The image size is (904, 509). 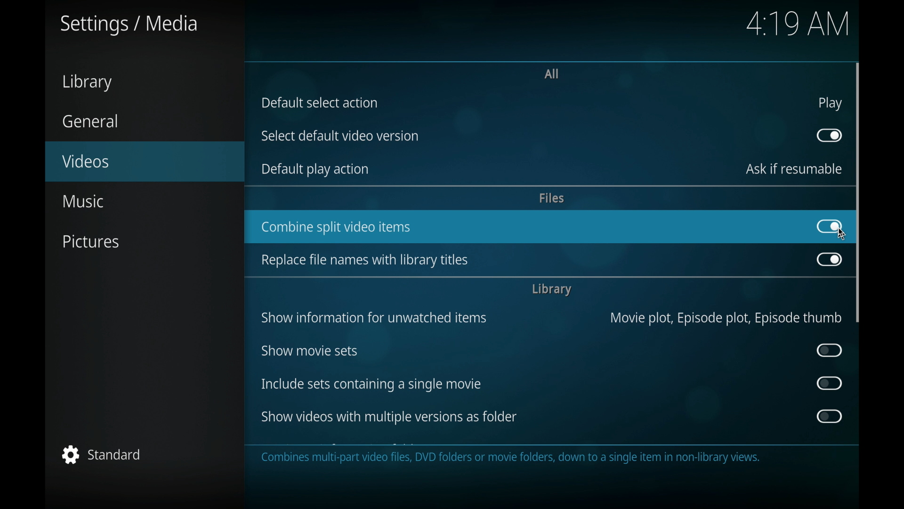 What do you see at coordinates (374, 318) in the screenshot?
I see `show information` at bounding box center [374, 318].